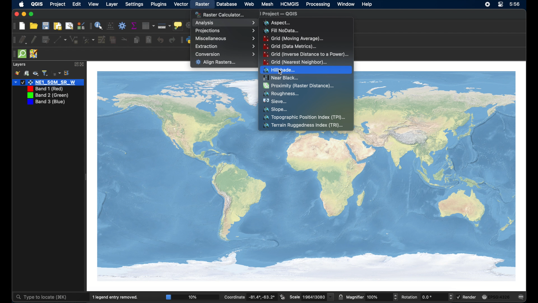 This screenshot has height=303, width=538. What do you see at coordinates (34, 26) in the screenshot?
I see `open` at bounding box center [34, 26].